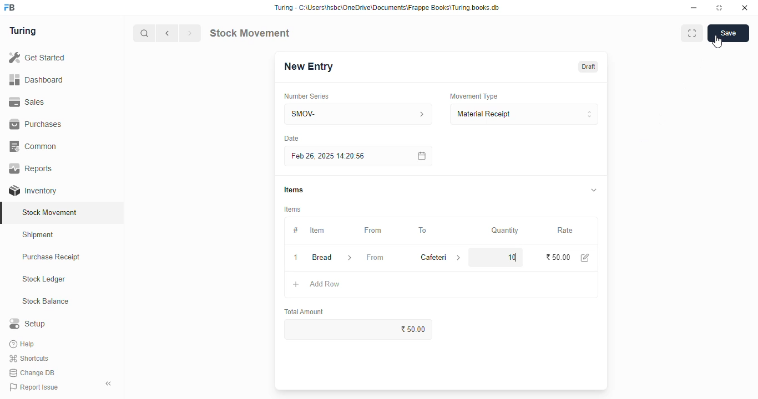 The height and width of the screenshot is (399, 758). Describe the element at coordinates (44, 279) in the screenshot. I see `stock ledger` at that location.